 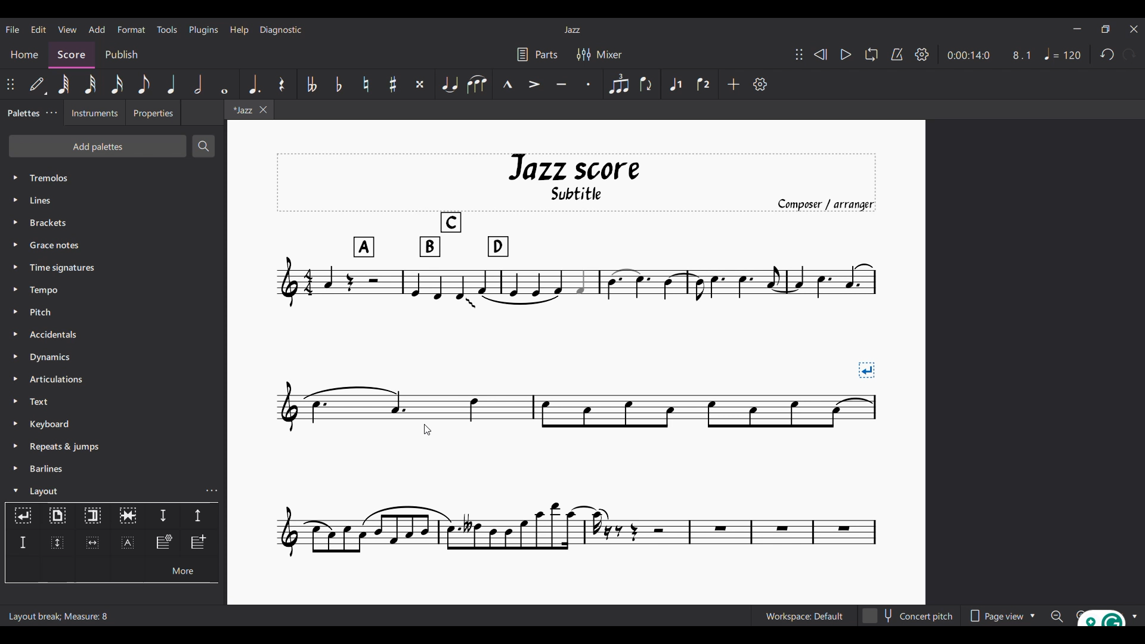 I want to click on Insert horizontal frame, so click(x=92, y=543).